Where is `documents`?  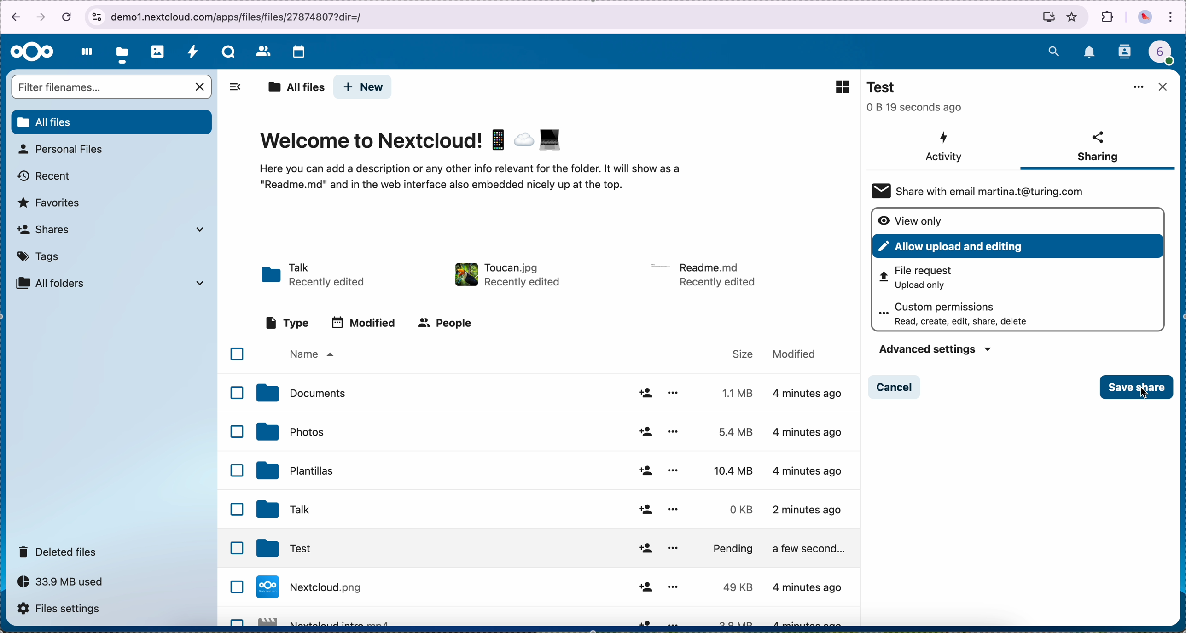 documents is located at coordinates (554, 395).